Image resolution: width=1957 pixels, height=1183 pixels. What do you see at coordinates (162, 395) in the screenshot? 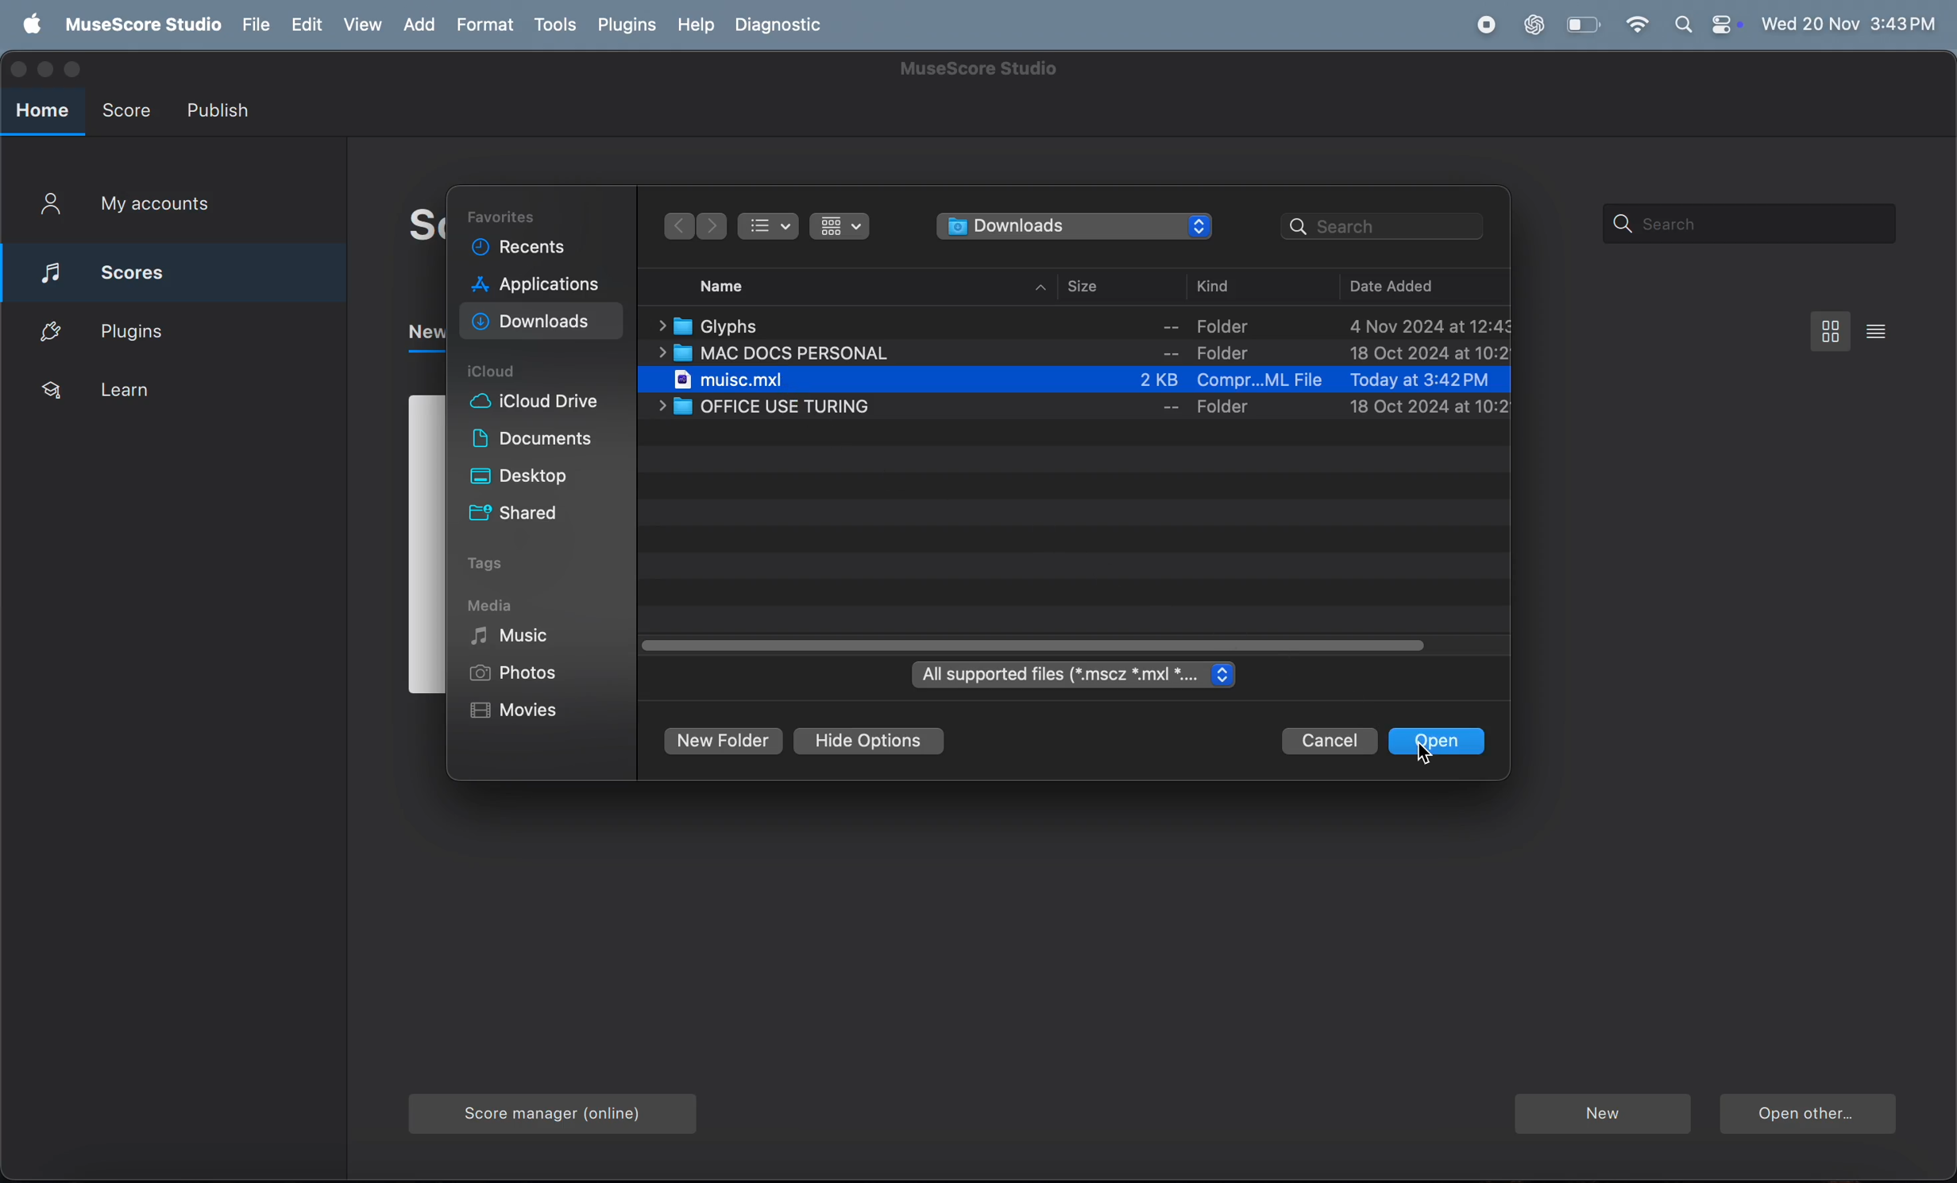
I see `learn` at bounding box center [162, 395].